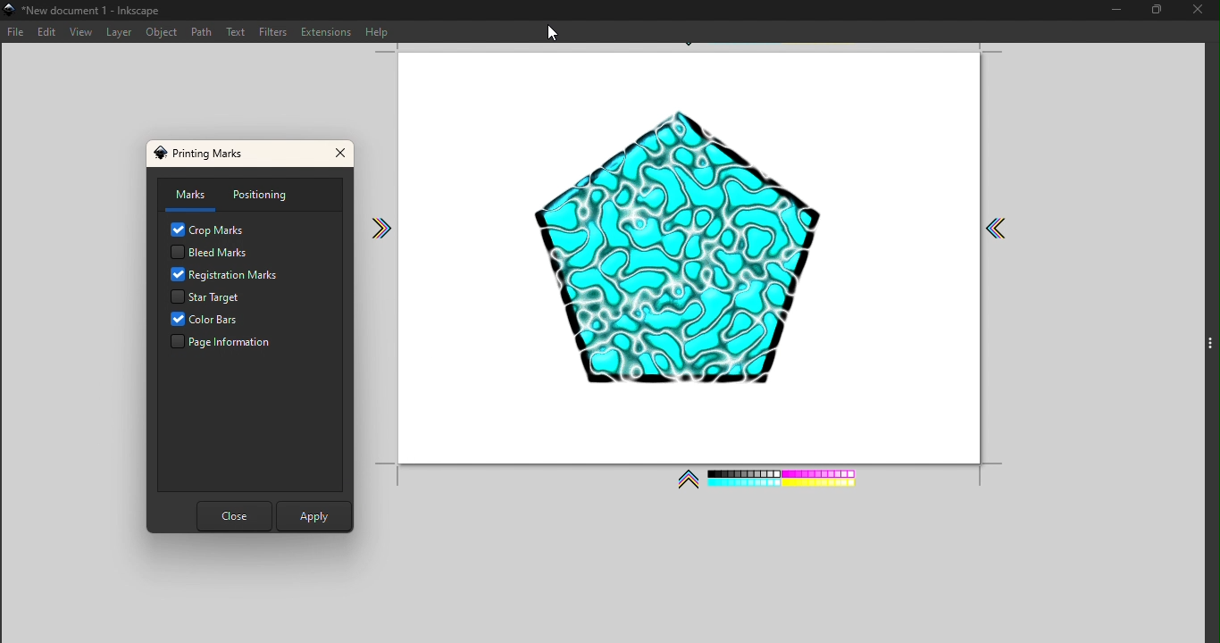  I want to click on Positioning, so click(270, 195).